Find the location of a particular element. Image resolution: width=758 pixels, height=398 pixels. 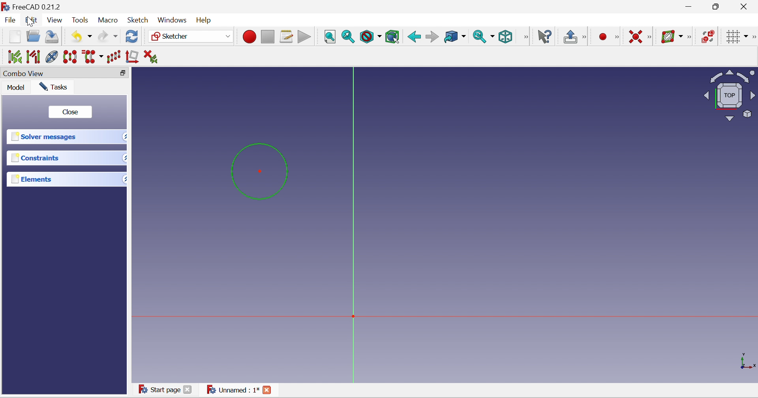

Mode is located at coordinates (15, 87).